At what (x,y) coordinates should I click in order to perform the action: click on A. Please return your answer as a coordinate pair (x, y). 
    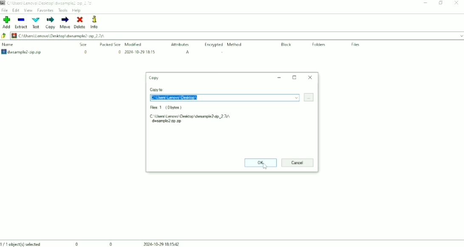
    Looking at the image, I should click on (188, 52).